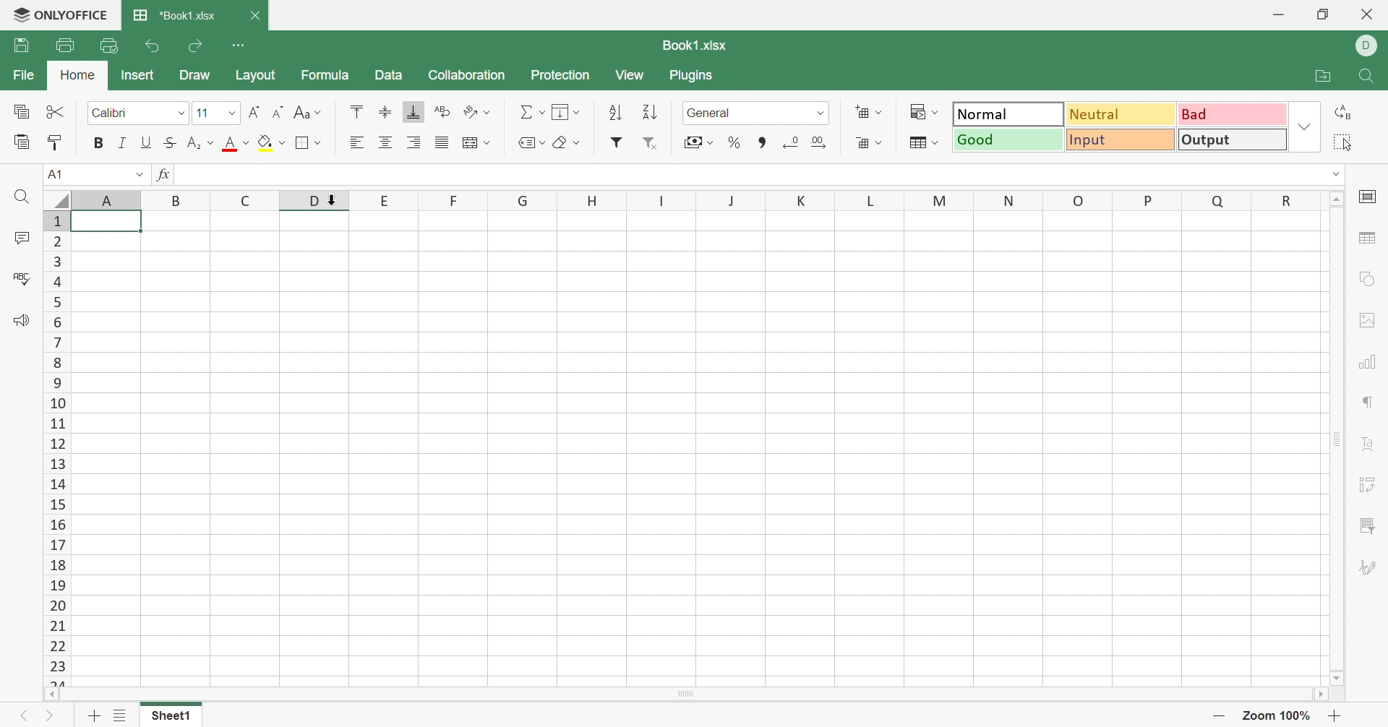 The width and height of the screenshot is (1388, 727). What do you see at coordinates (121, 715) in the screenshot?
I see `List of sheets` at bounding box center [121, 715].